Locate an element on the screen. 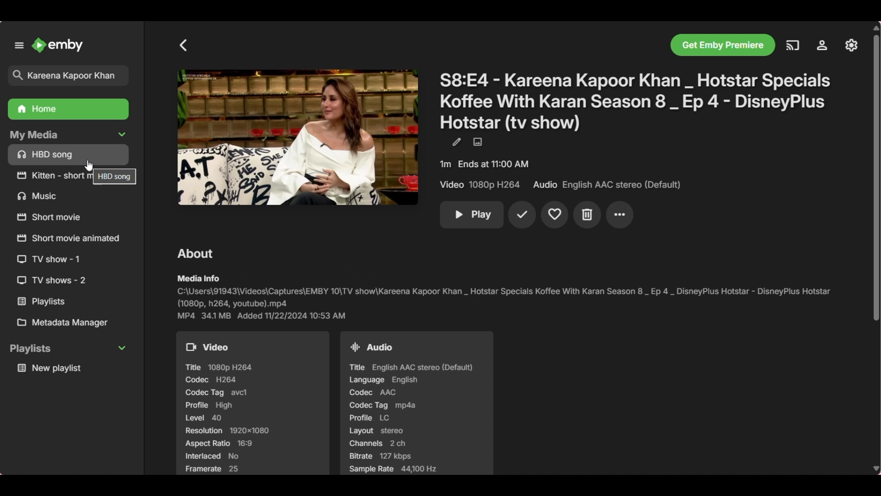 The image size is (881, 496).  is located at coordinates (723, 45).